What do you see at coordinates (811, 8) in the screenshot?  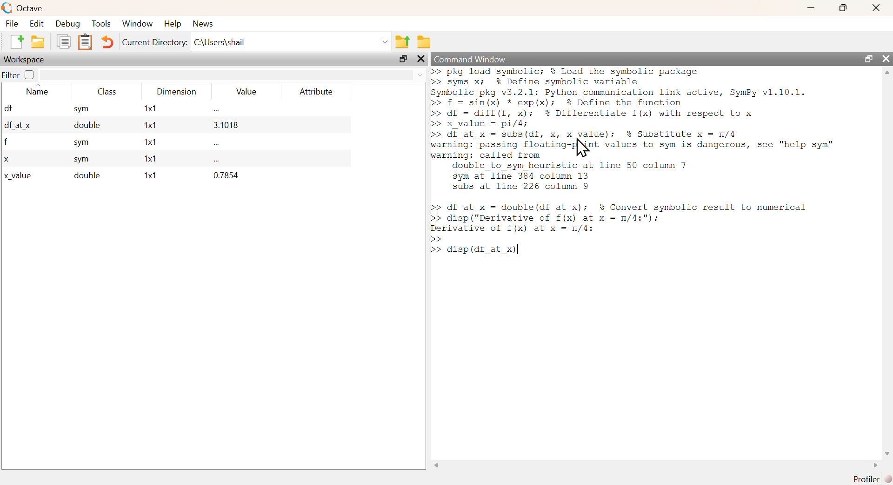 I see `minimize` at bounding box center [811, 8].